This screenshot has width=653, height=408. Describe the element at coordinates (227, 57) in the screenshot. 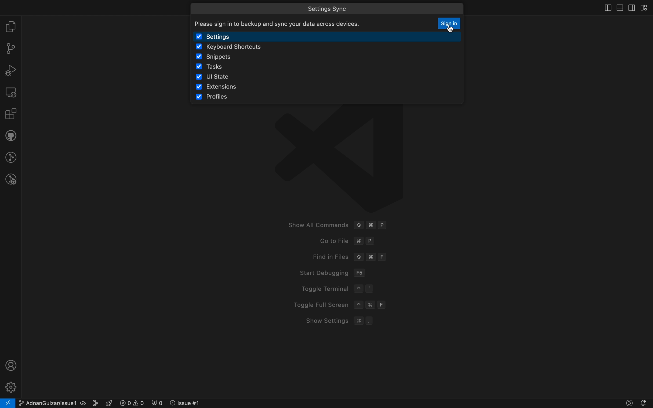

I see `snippets` at that location.